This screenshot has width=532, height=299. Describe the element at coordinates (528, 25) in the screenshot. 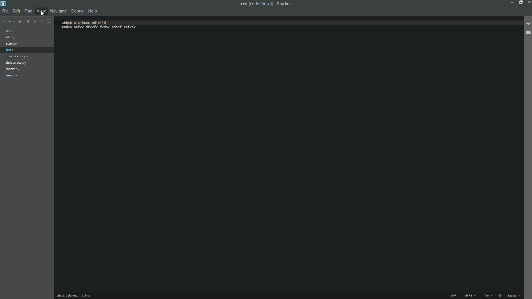

I see `Live preview` at that location.